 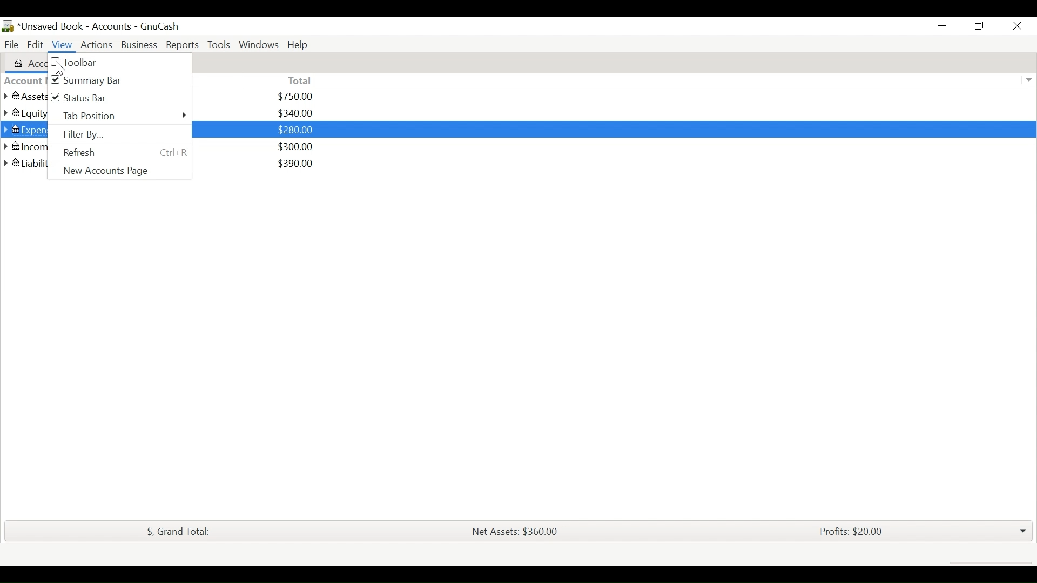 I want to click on Expand, so click(x=1027, y=80).